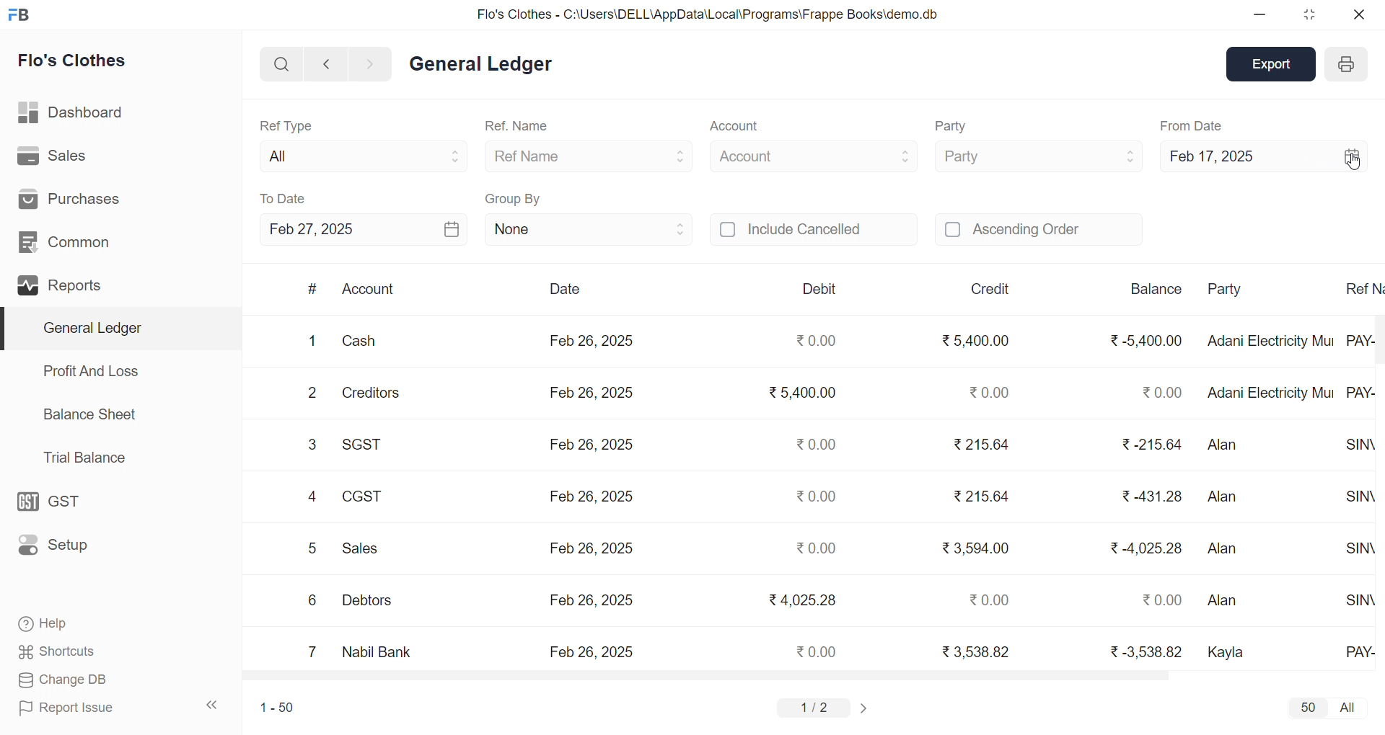  I want to click on Party, so click(954, 127).